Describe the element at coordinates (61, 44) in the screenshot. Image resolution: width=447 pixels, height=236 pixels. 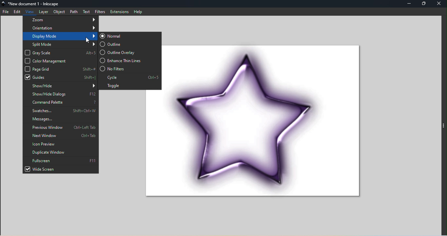
I see `Split mode` at that location.